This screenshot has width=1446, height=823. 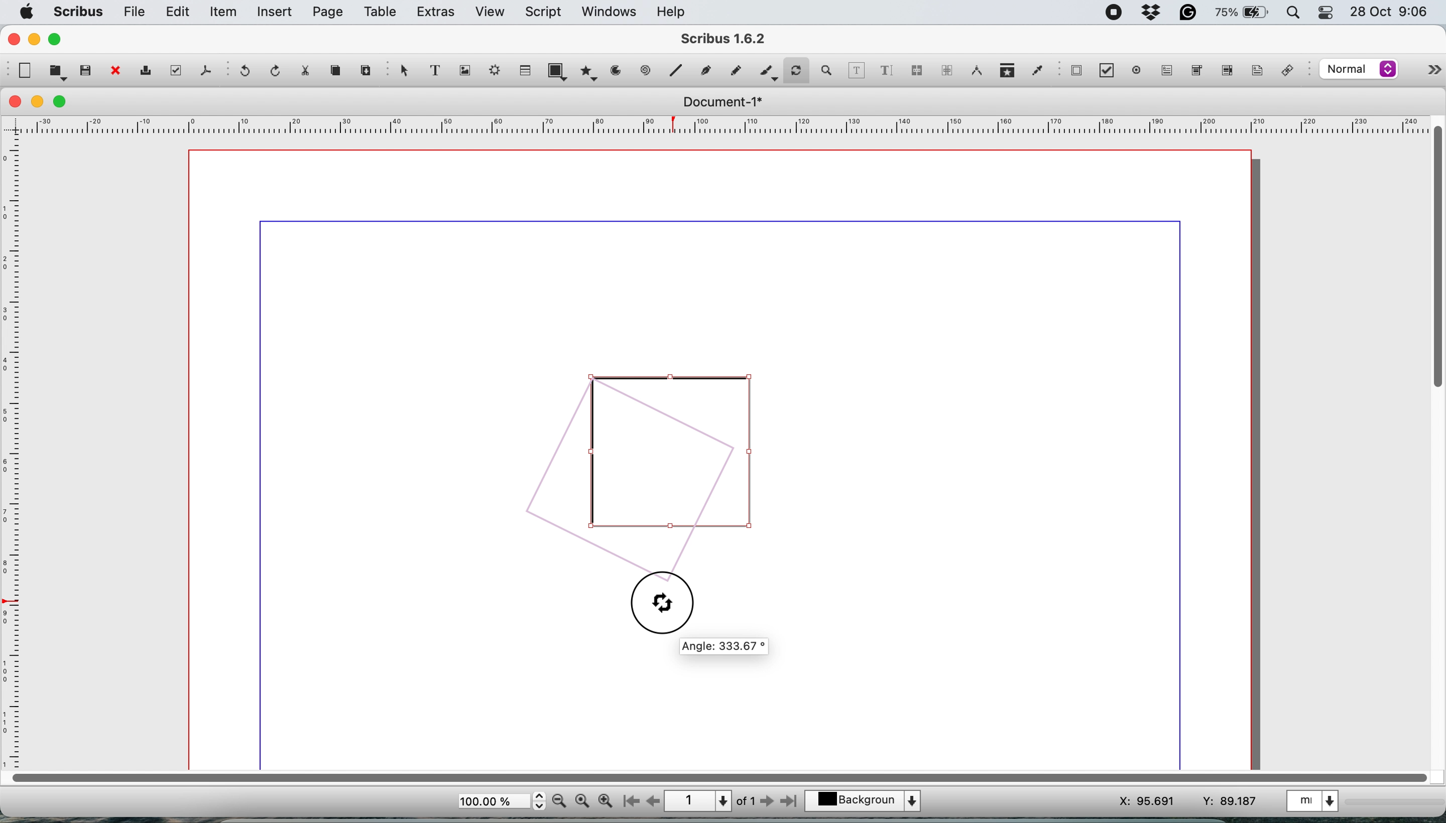 What do you see at coordinates (85, 70) in the screenshot?
I see `save` at bounding box center [85, 70].